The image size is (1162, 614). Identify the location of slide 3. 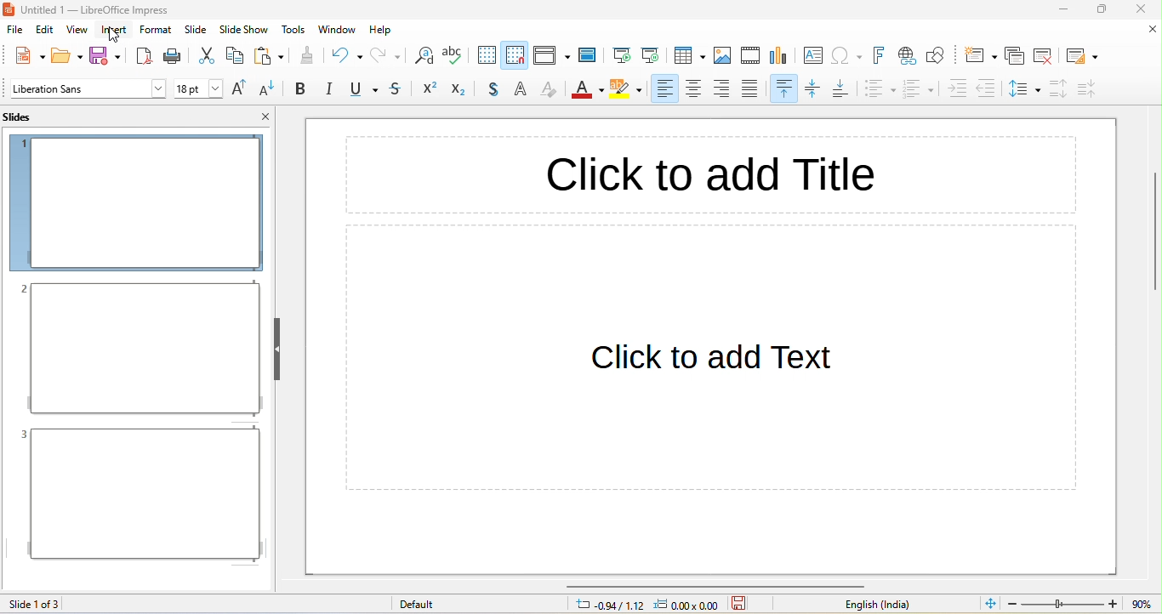
(139, 494).